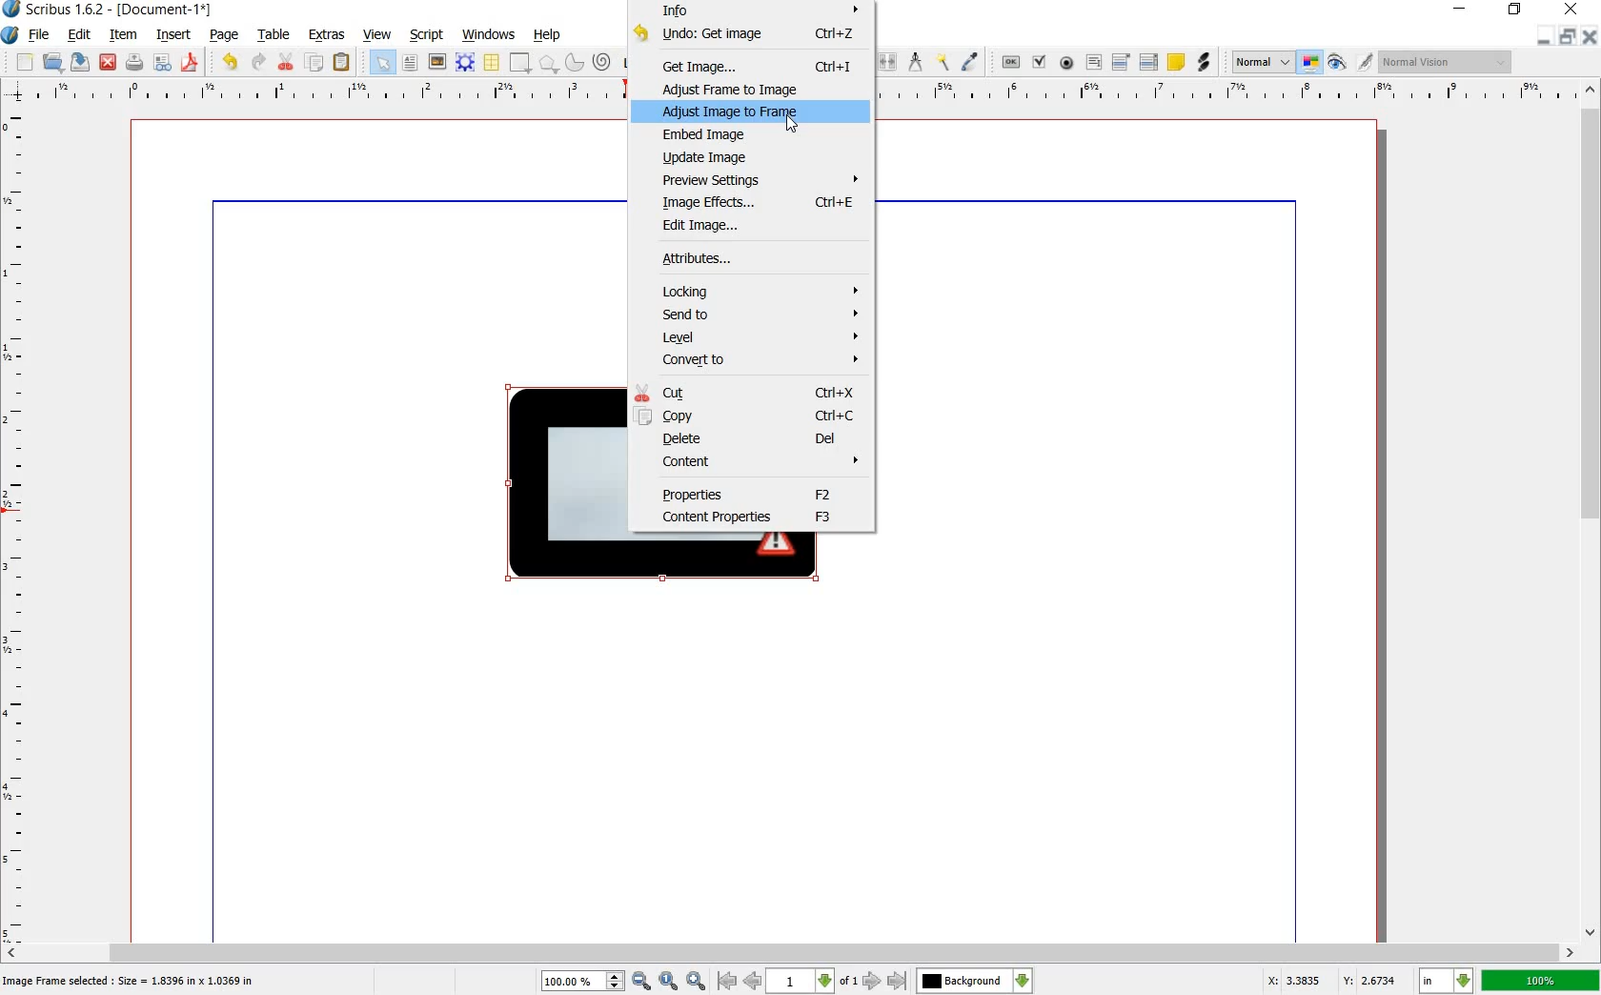 The height and width of the screenshot is (995, 1601). Describe the element at coordinates (702, 228) in the screenshot. I see `edit image` at that location.